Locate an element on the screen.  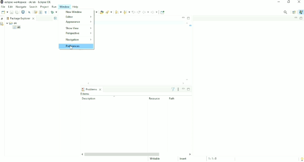
Help is located at coordinates (76, 7).